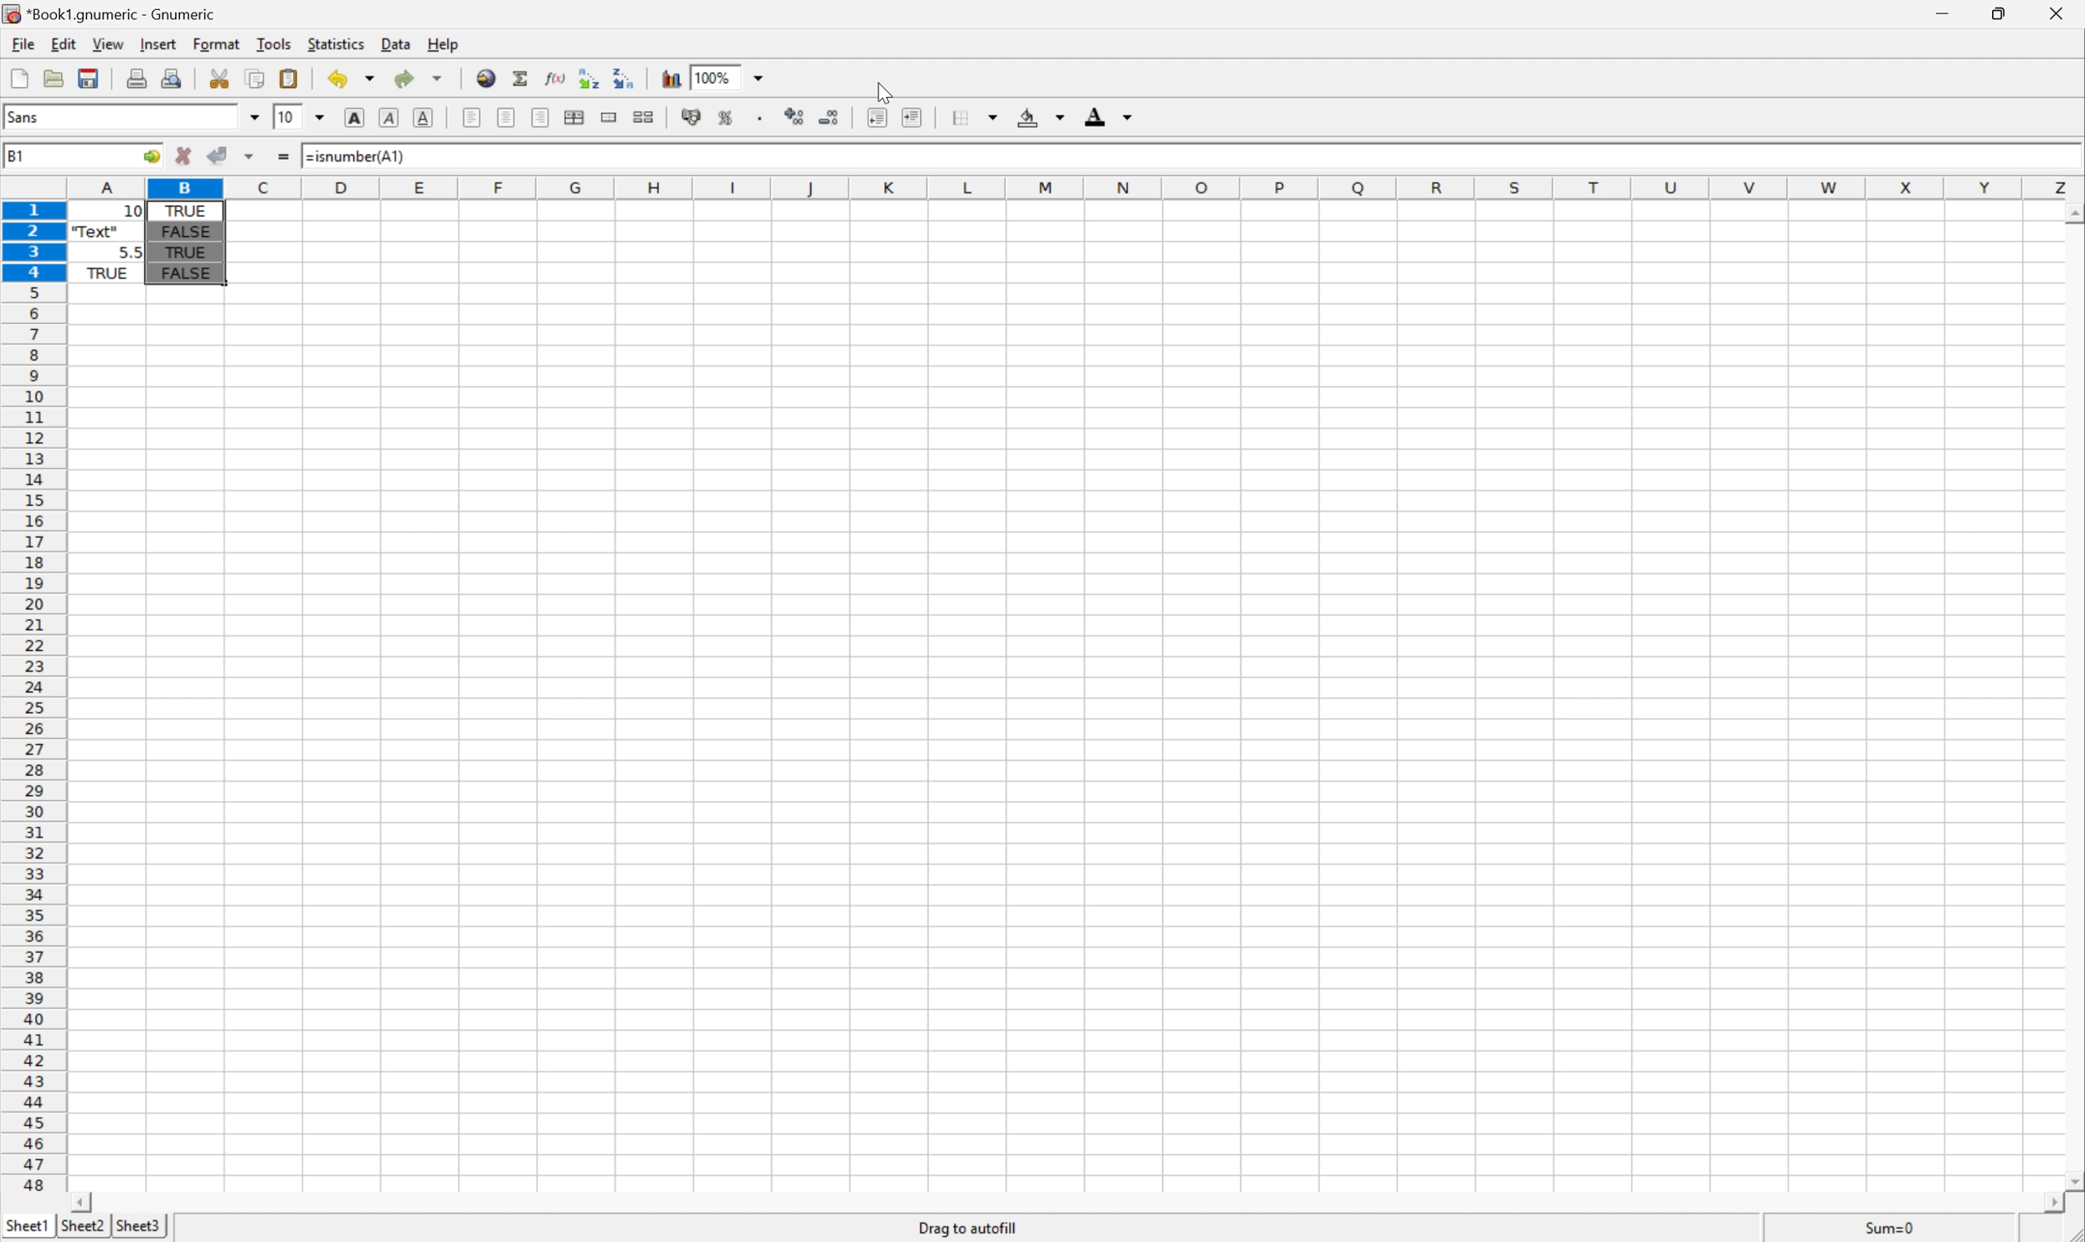 The image size is (2085, 1242). I want to click on Sum=10, so click(1891, 1226).